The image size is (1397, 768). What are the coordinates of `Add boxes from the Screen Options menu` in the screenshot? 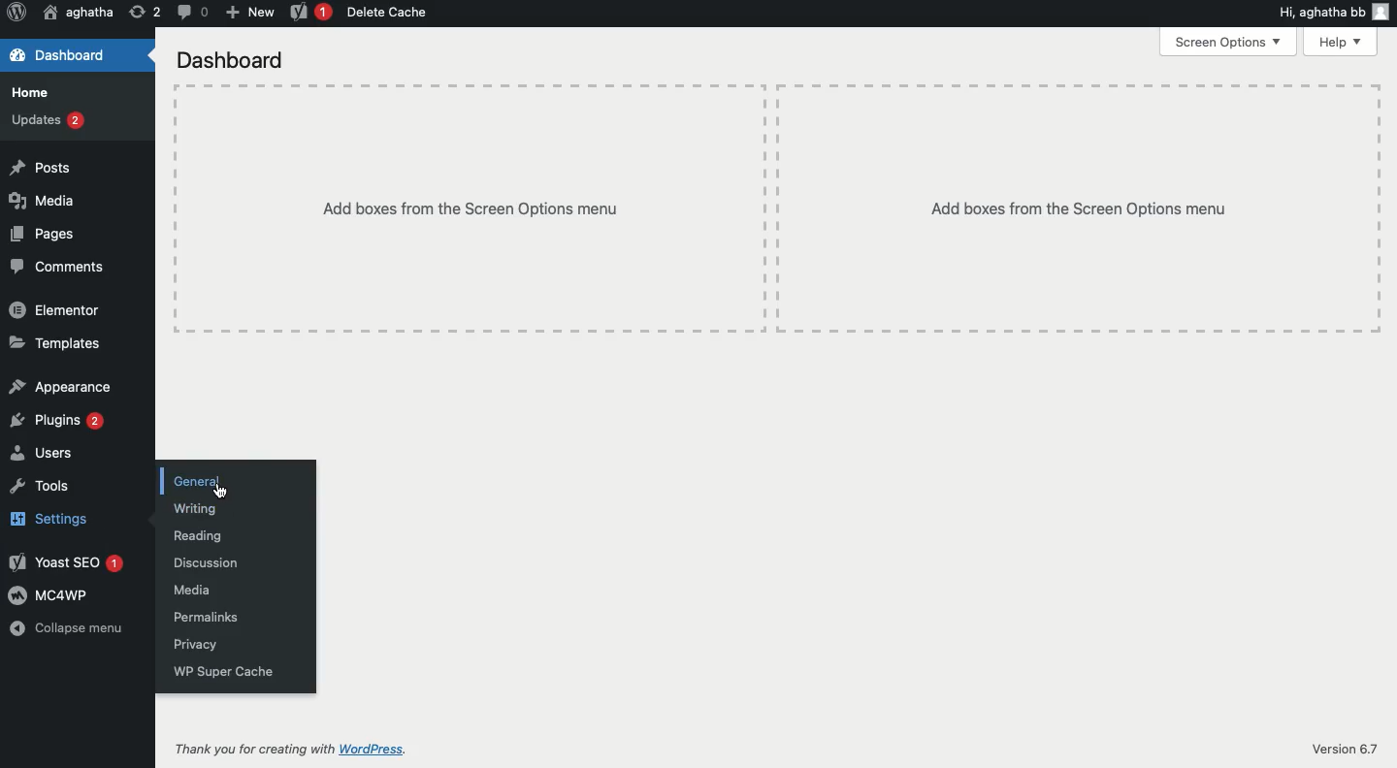 It's located at (1080, 210).